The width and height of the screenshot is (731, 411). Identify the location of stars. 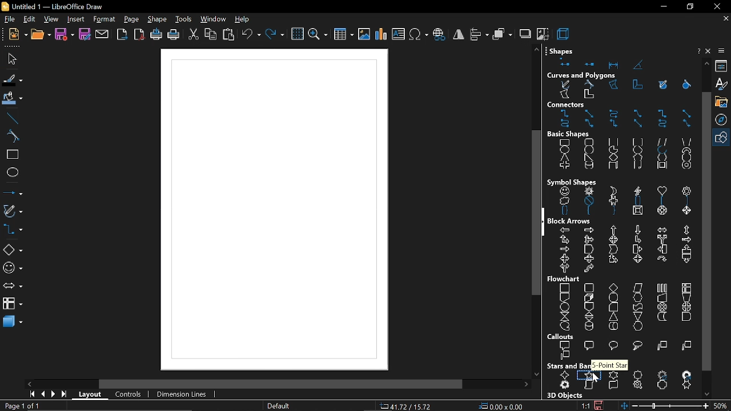
(565, 365).